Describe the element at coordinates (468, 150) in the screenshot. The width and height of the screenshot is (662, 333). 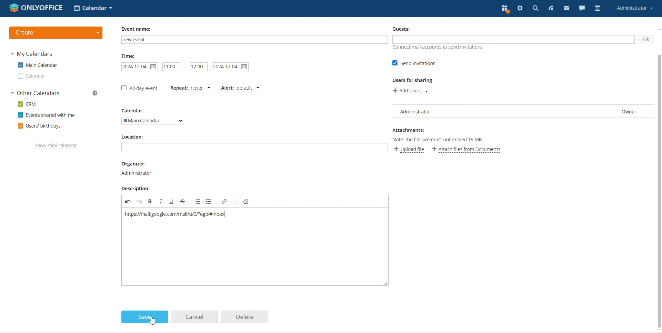
I see `attach file from documents` at that location.